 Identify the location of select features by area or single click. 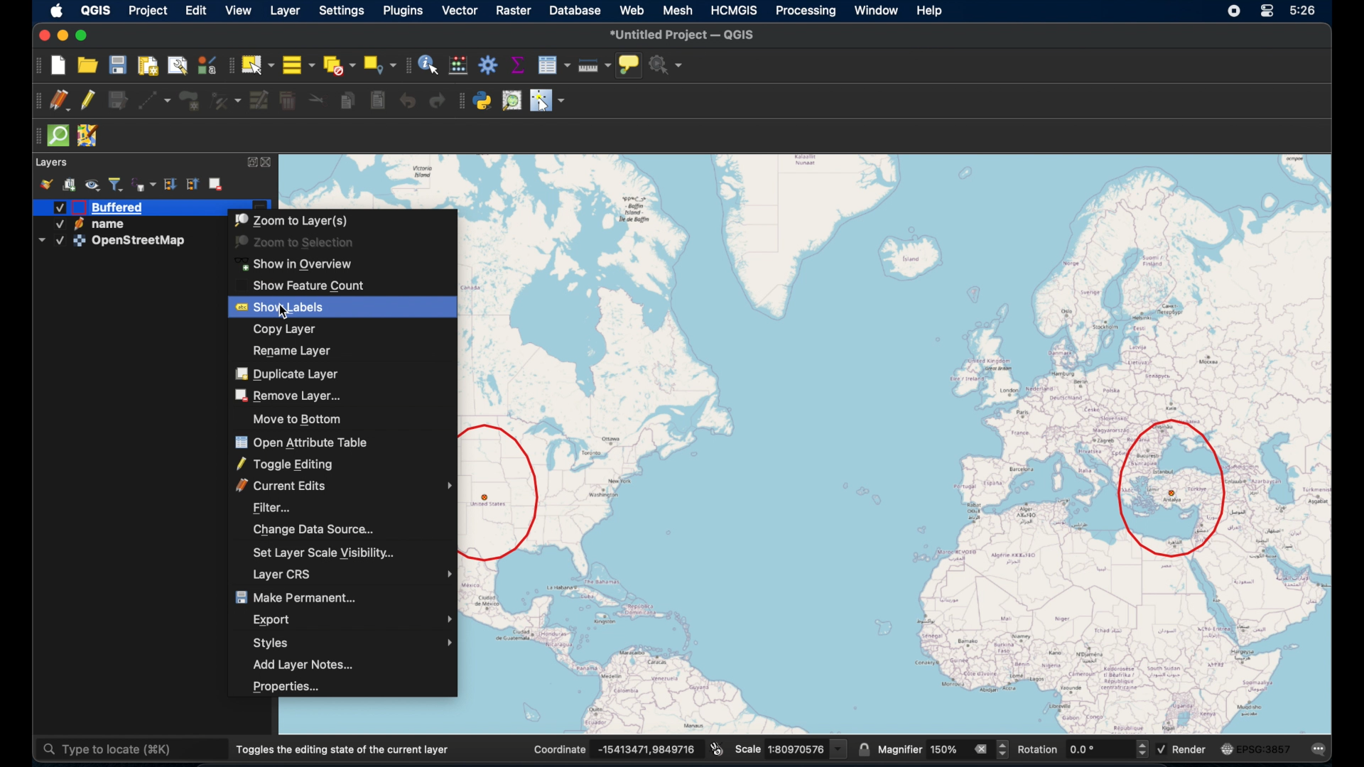
(258, 65).